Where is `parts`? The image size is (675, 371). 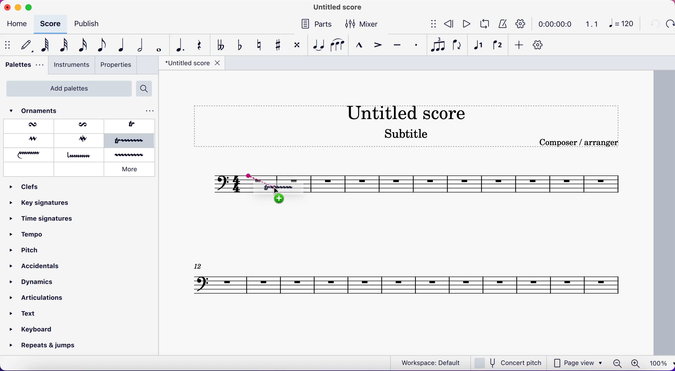
parts is located at coordinates (316, 25).